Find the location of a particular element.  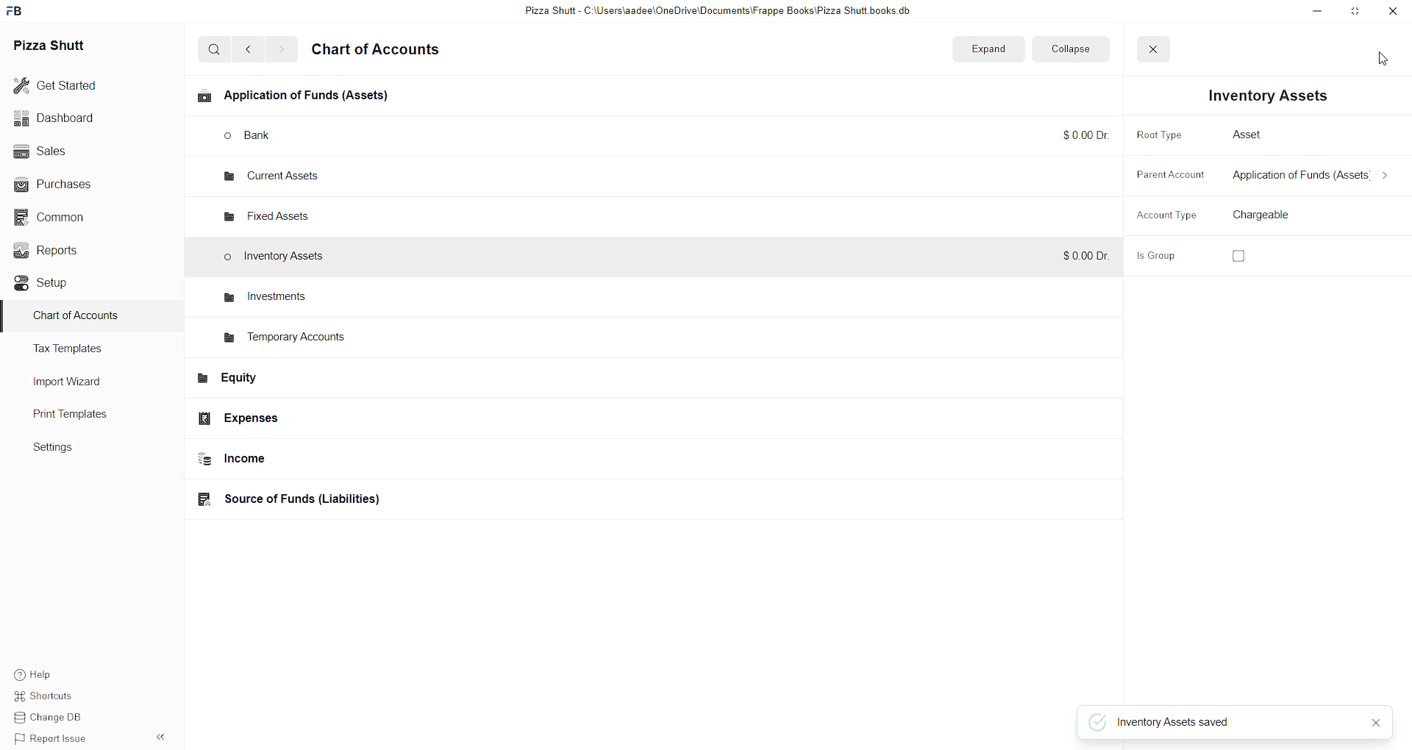

Charts of Accounts  is located at coordinates (77, 319).